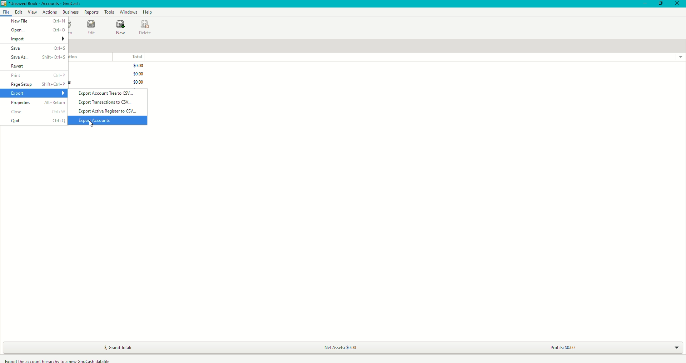  Describe the element at coordinates (6, 13) in the screenshot. I see `File` at that location.